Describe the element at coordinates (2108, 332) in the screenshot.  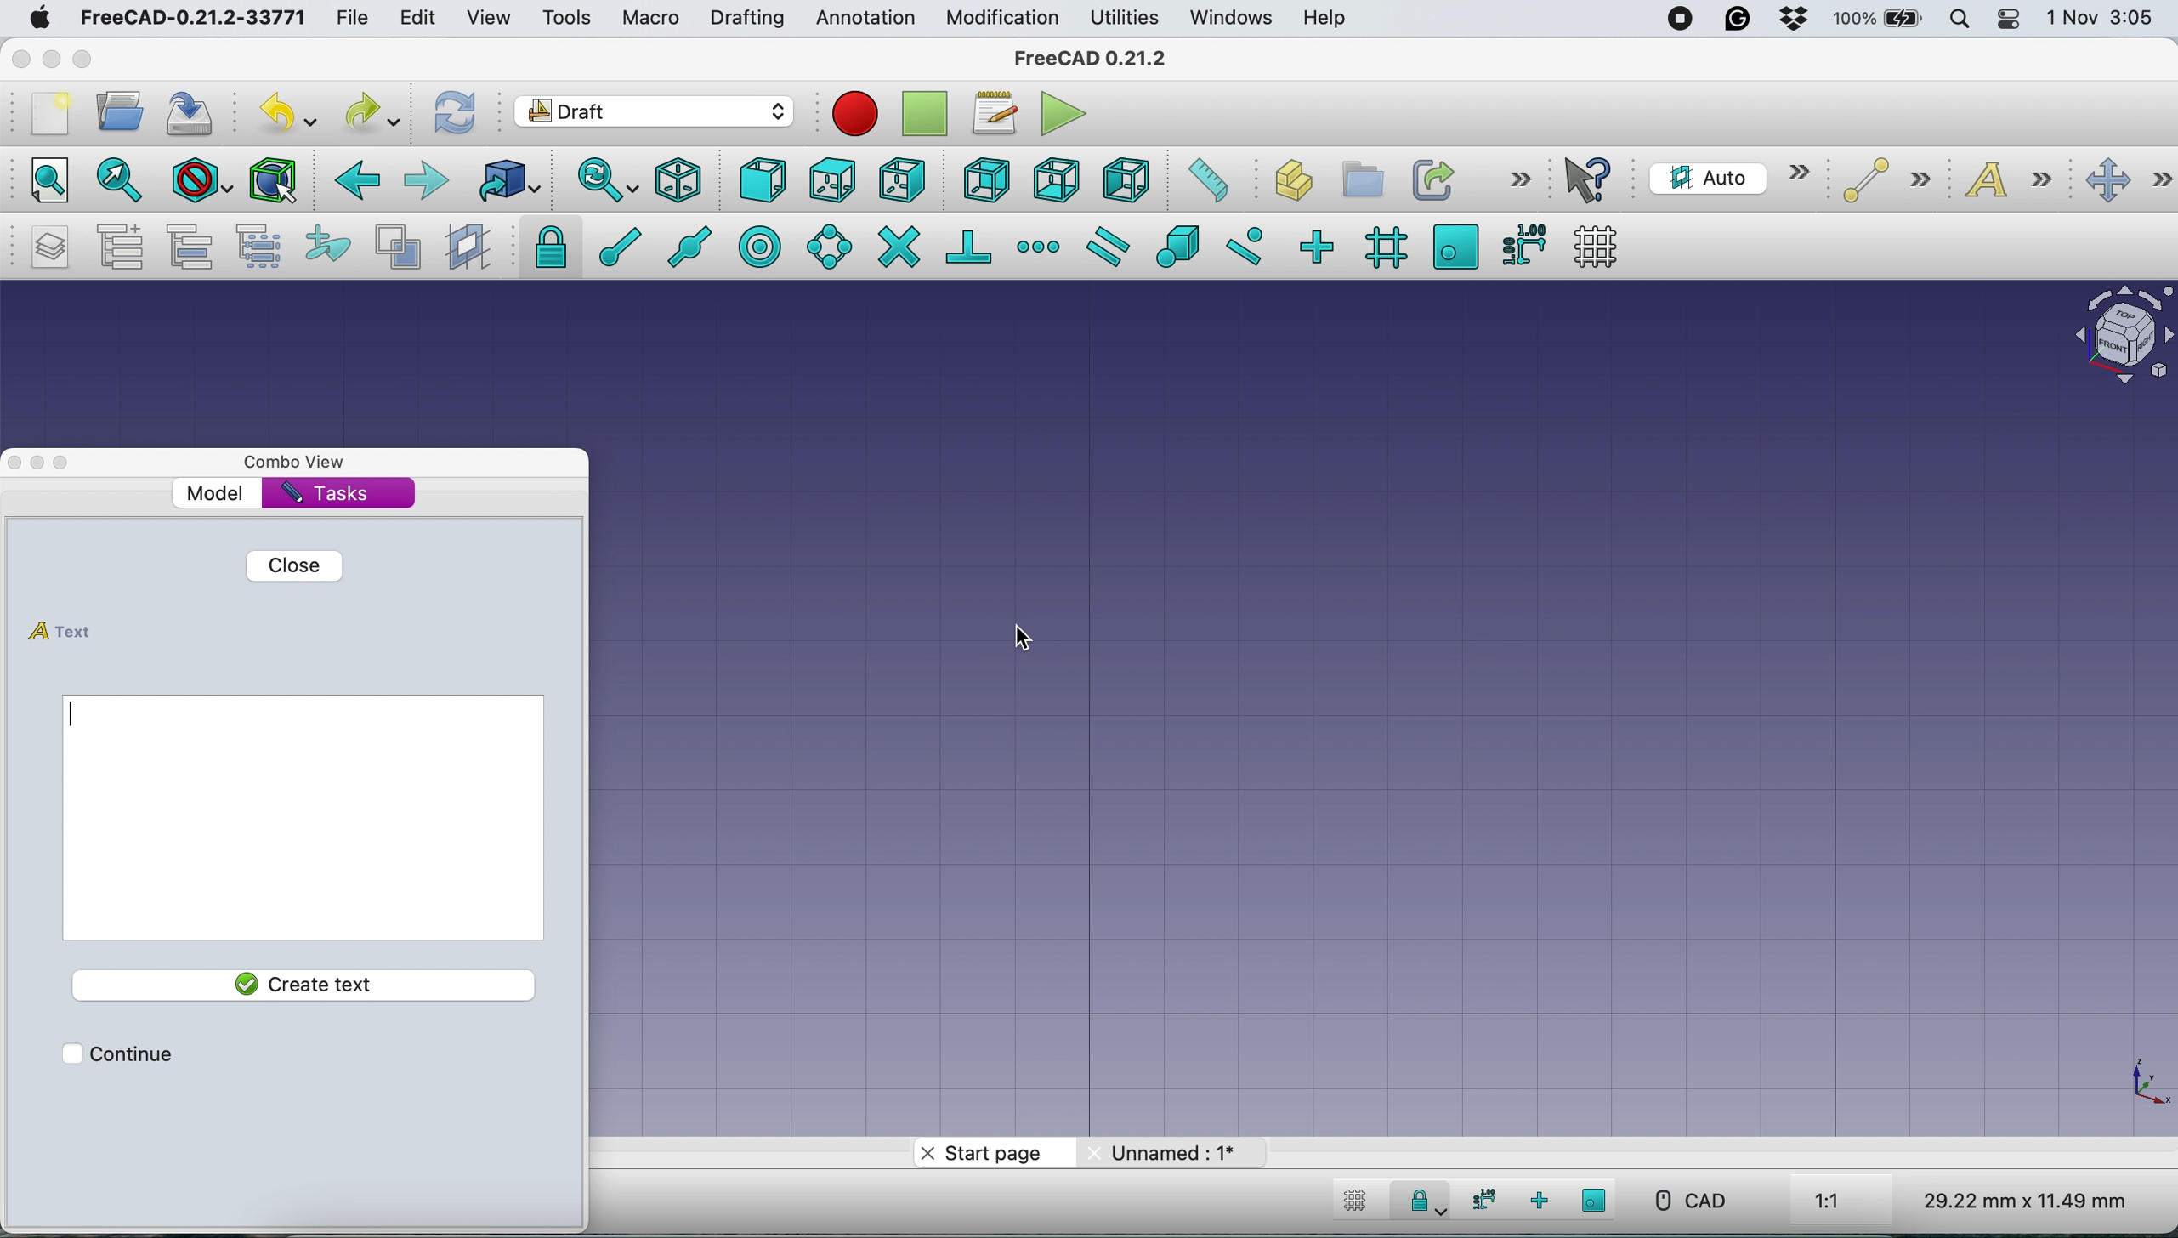
I see `object interface` at that location.